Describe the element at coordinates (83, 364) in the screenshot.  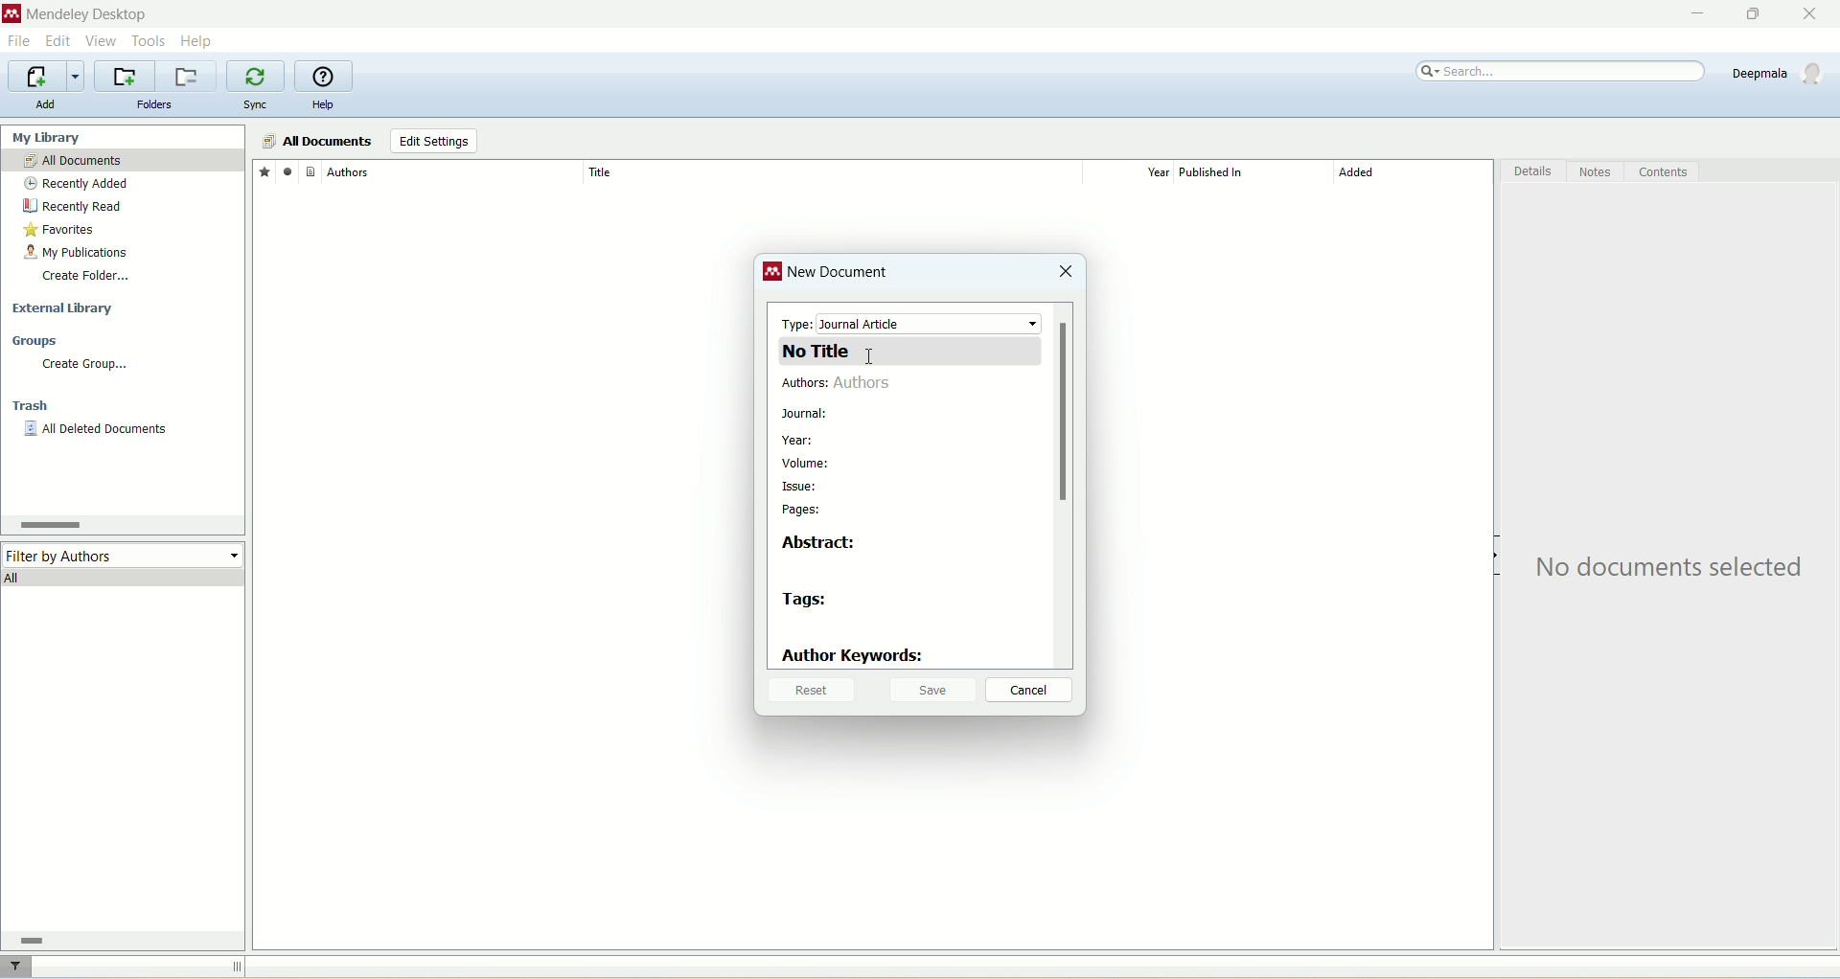
I see `create group` at that location.